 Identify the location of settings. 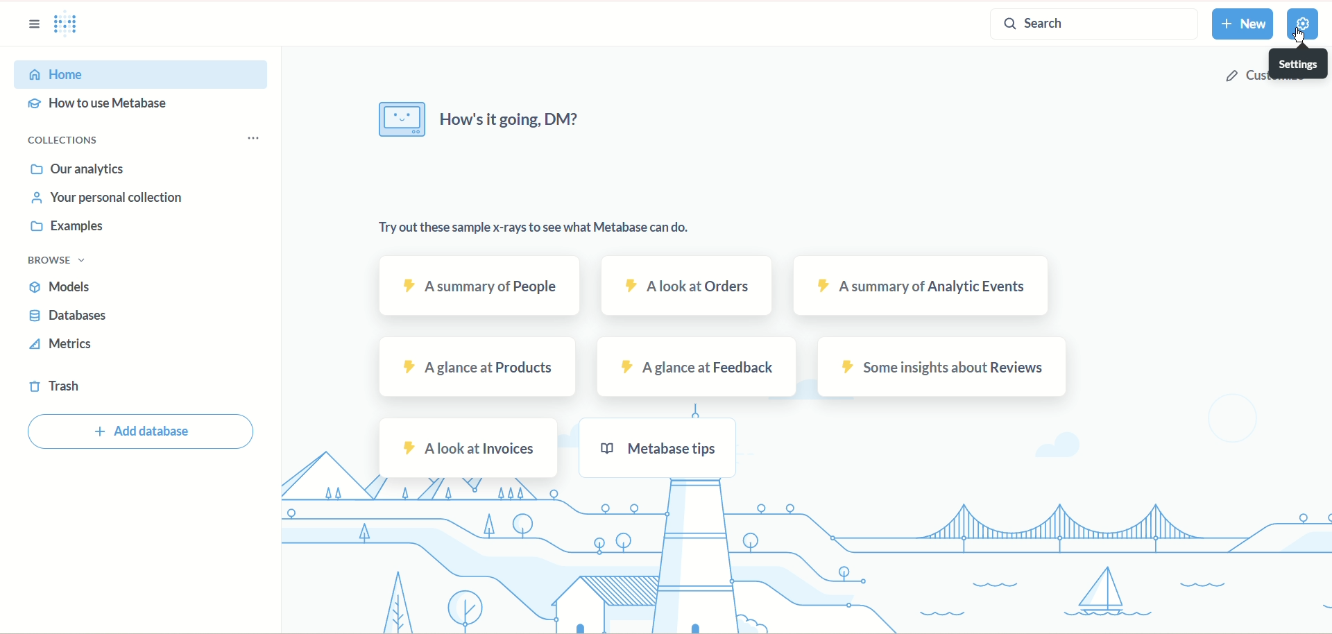
(1299, 25).